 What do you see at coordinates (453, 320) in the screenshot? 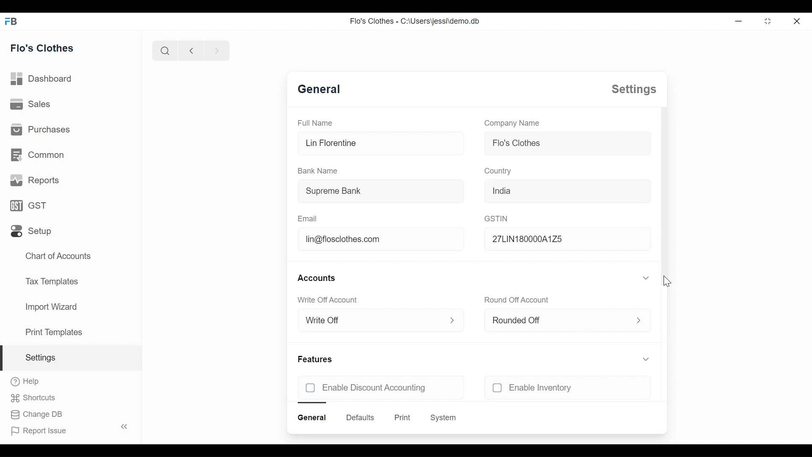
I see `Expand` at bounding box center [453, 320].